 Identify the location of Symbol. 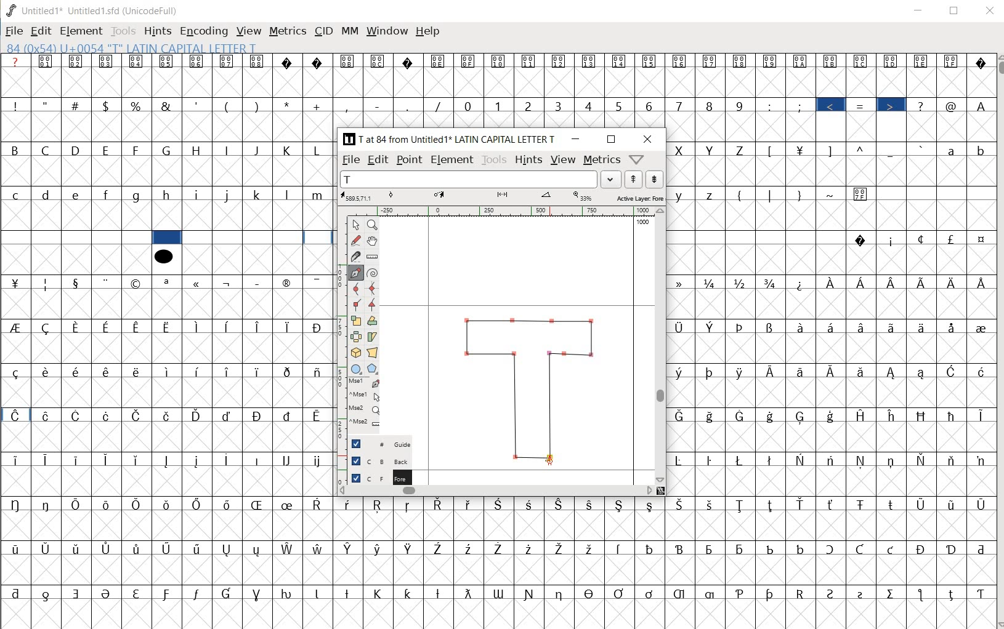
(682, 329).